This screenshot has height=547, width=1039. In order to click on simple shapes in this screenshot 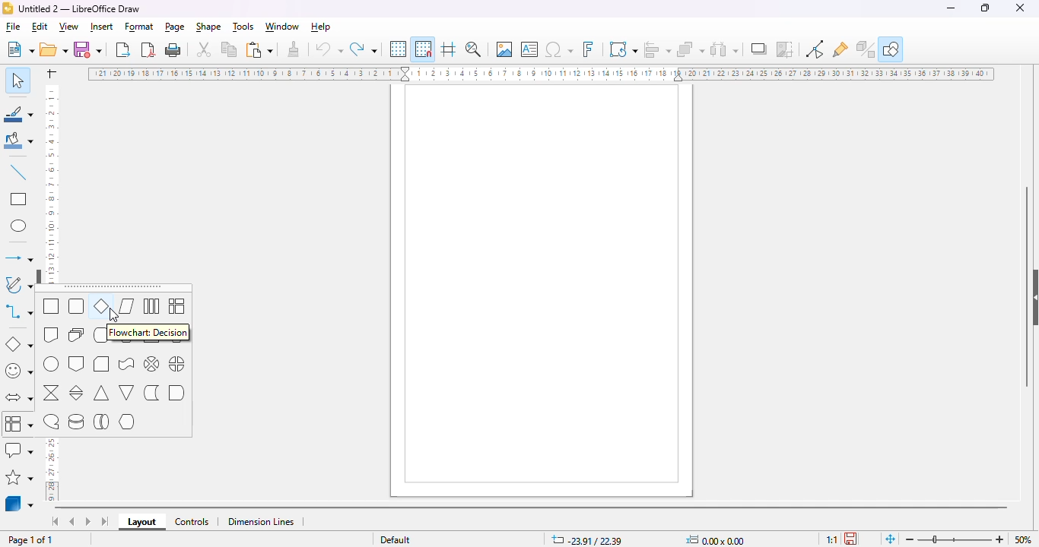, I will do `click(20, 371)`.